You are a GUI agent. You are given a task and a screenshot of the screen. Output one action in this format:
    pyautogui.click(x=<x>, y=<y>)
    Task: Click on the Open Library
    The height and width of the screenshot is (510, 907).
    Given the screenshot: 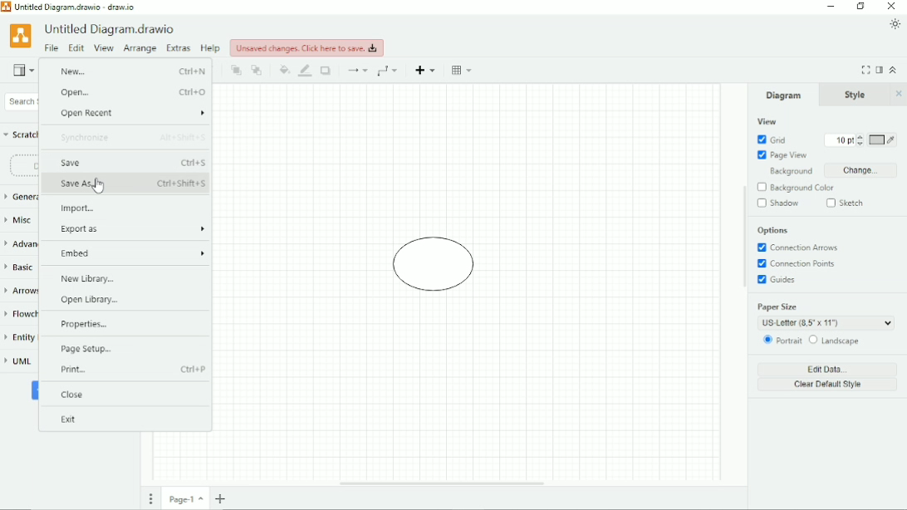 What is the action you would take?
    pyautogui.click(x=92, y=302)
    